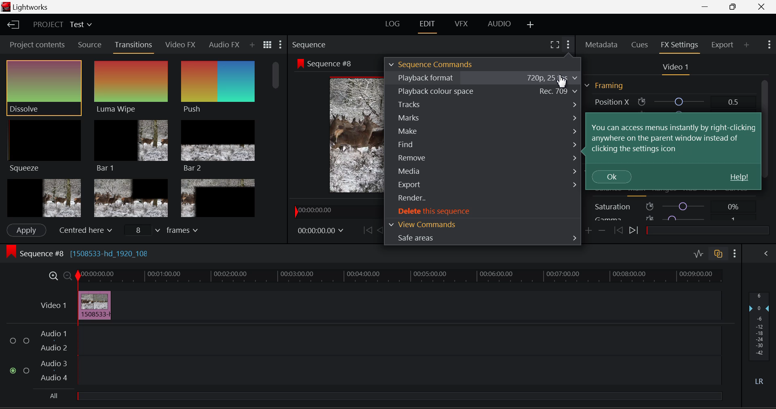 This screenshot has width=776, height=409. I want to click on Cursor on Playback Format, so click(483, 77).